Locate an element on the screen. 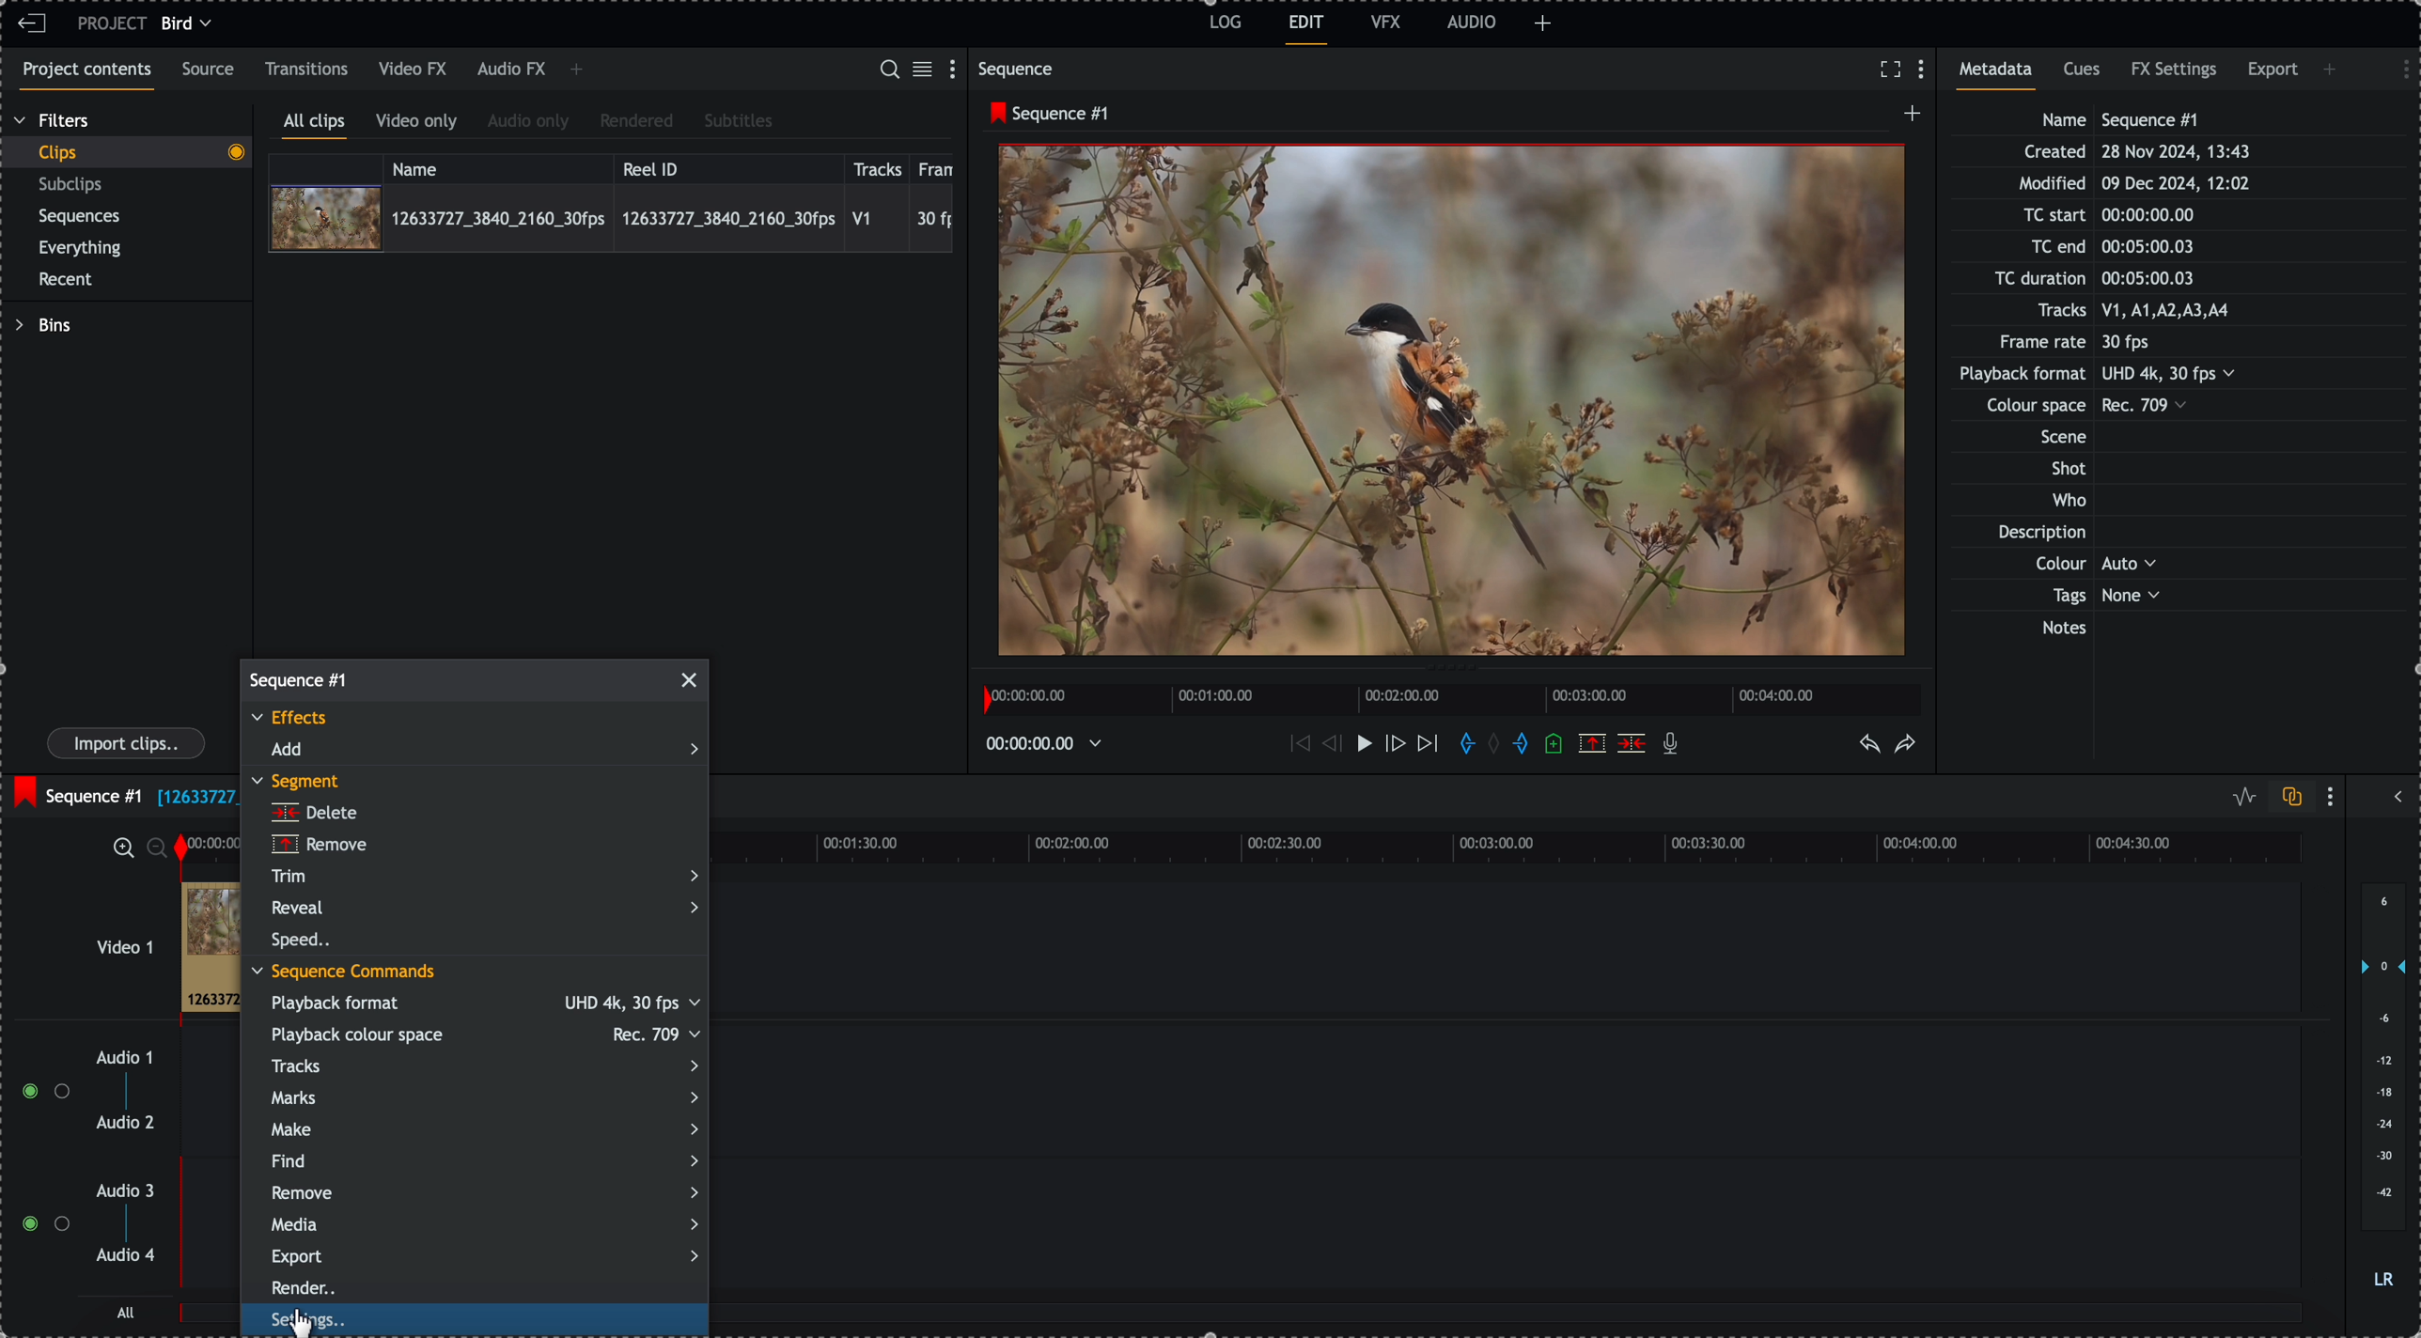  track audio is located at coordinates (211, 1098).